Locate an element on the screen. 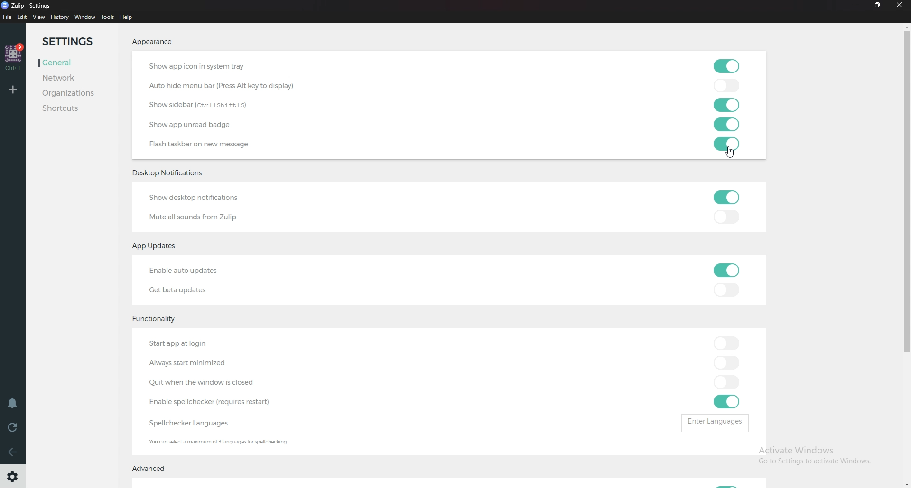  flash taskbar new message is located at coordinates (203, 145).